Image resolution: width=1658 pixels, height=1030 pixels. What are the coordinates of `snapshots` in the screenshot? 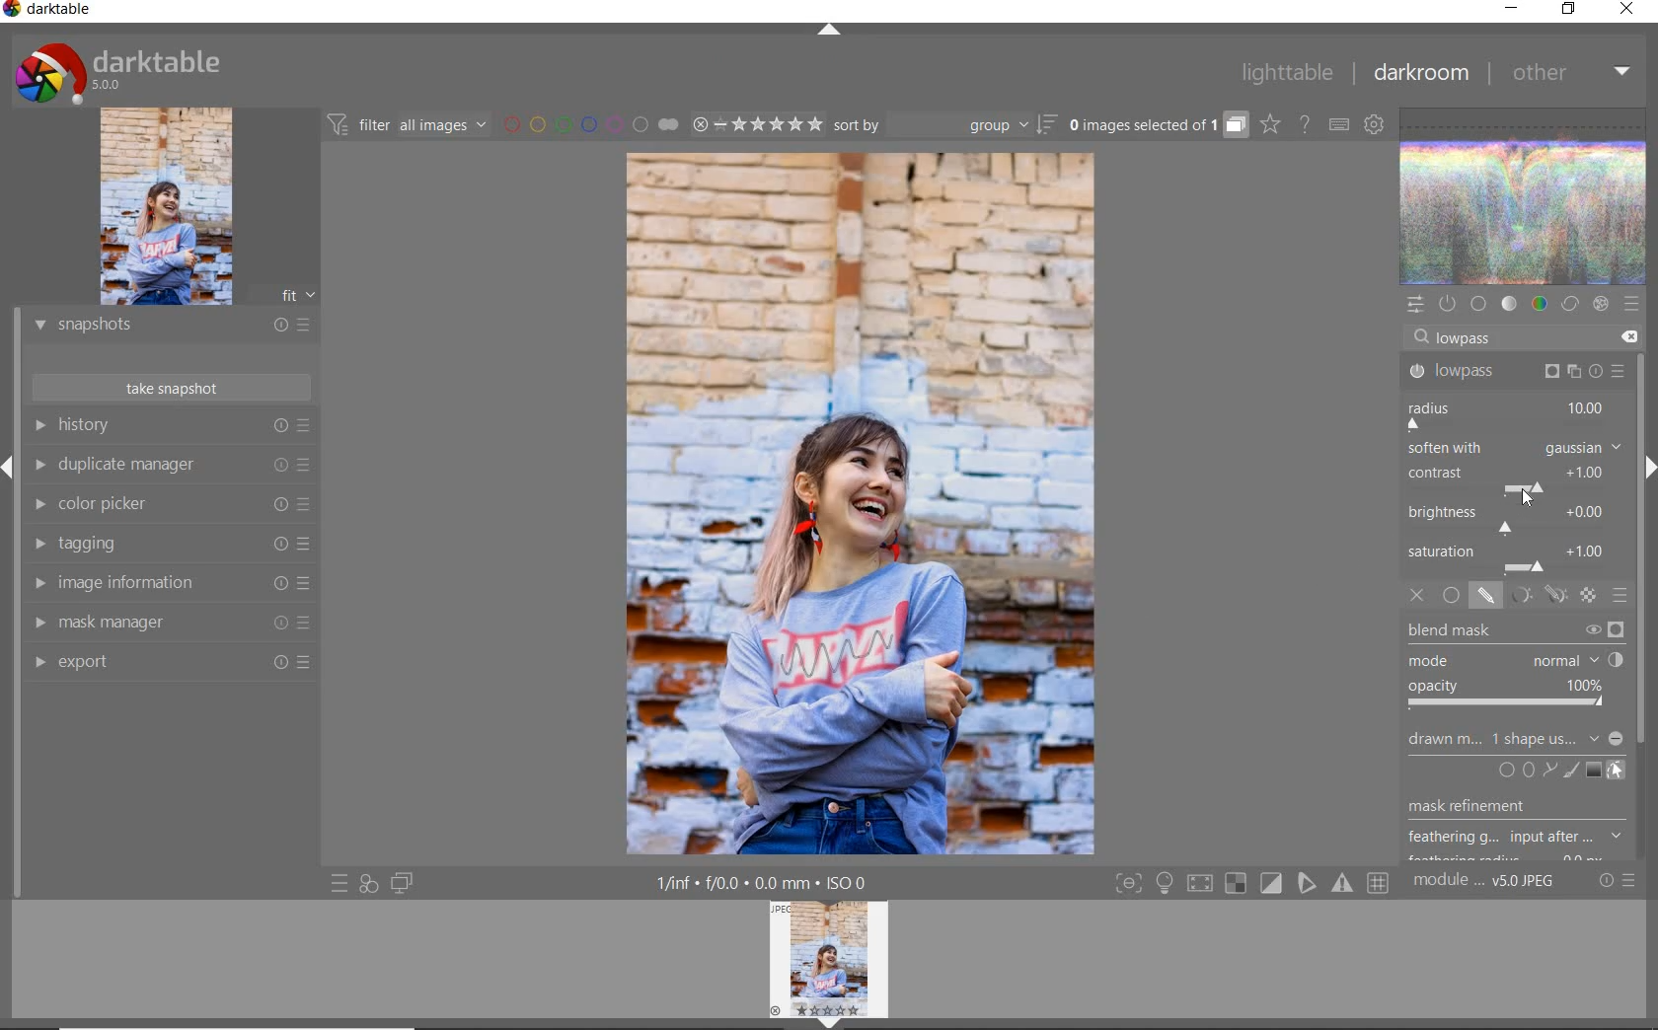 It's located at (171, 329).